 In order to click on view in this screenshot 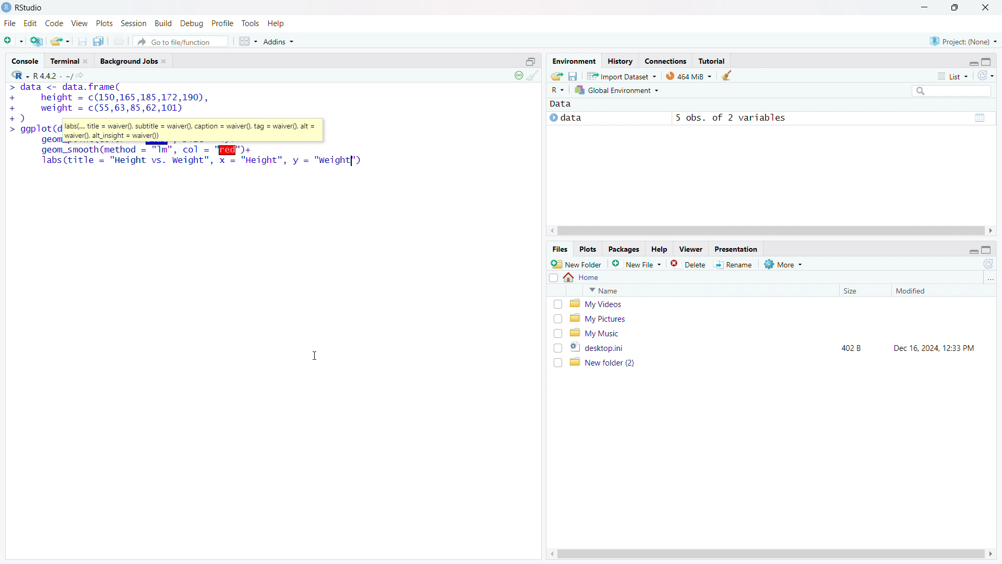, I will do `click(80, 23)`.